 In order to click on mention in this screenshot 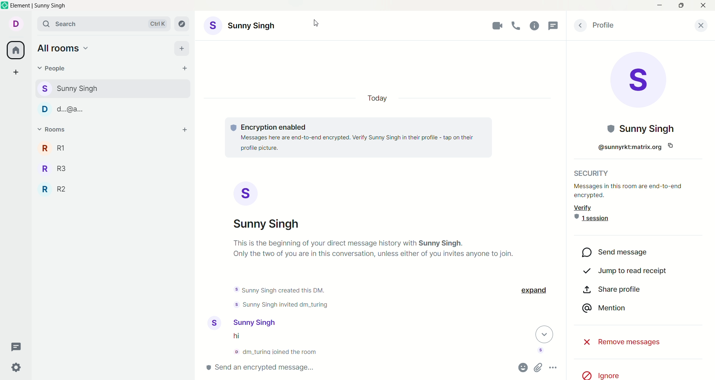, I will do `click(604, 309)`.